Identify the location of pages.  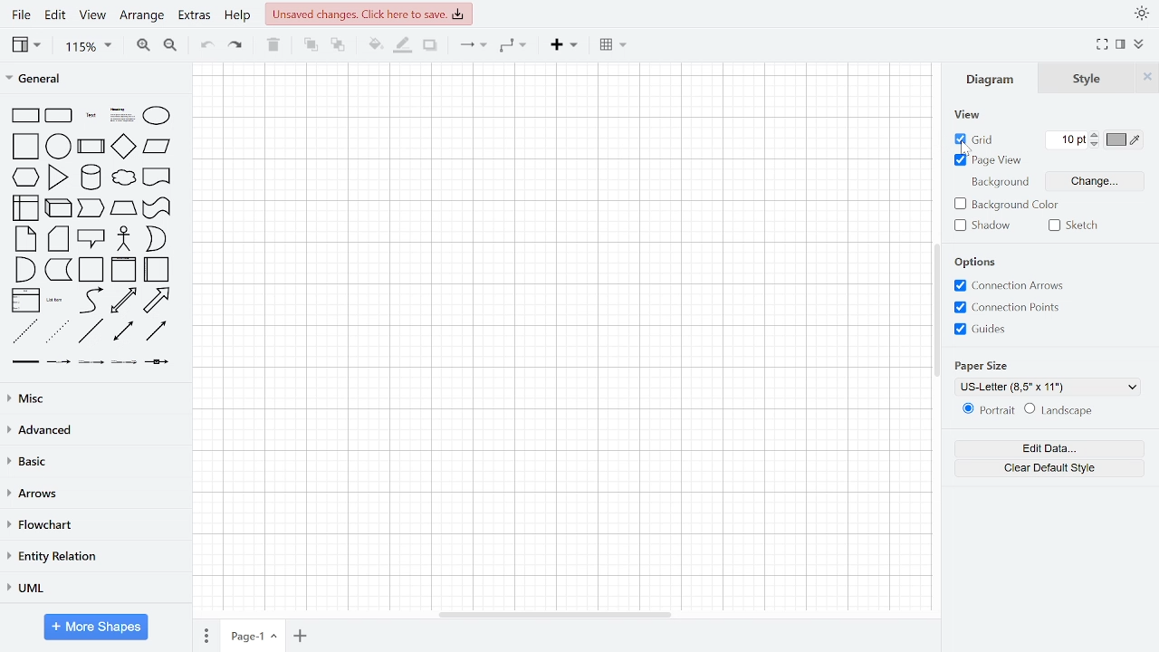
(205, 635).